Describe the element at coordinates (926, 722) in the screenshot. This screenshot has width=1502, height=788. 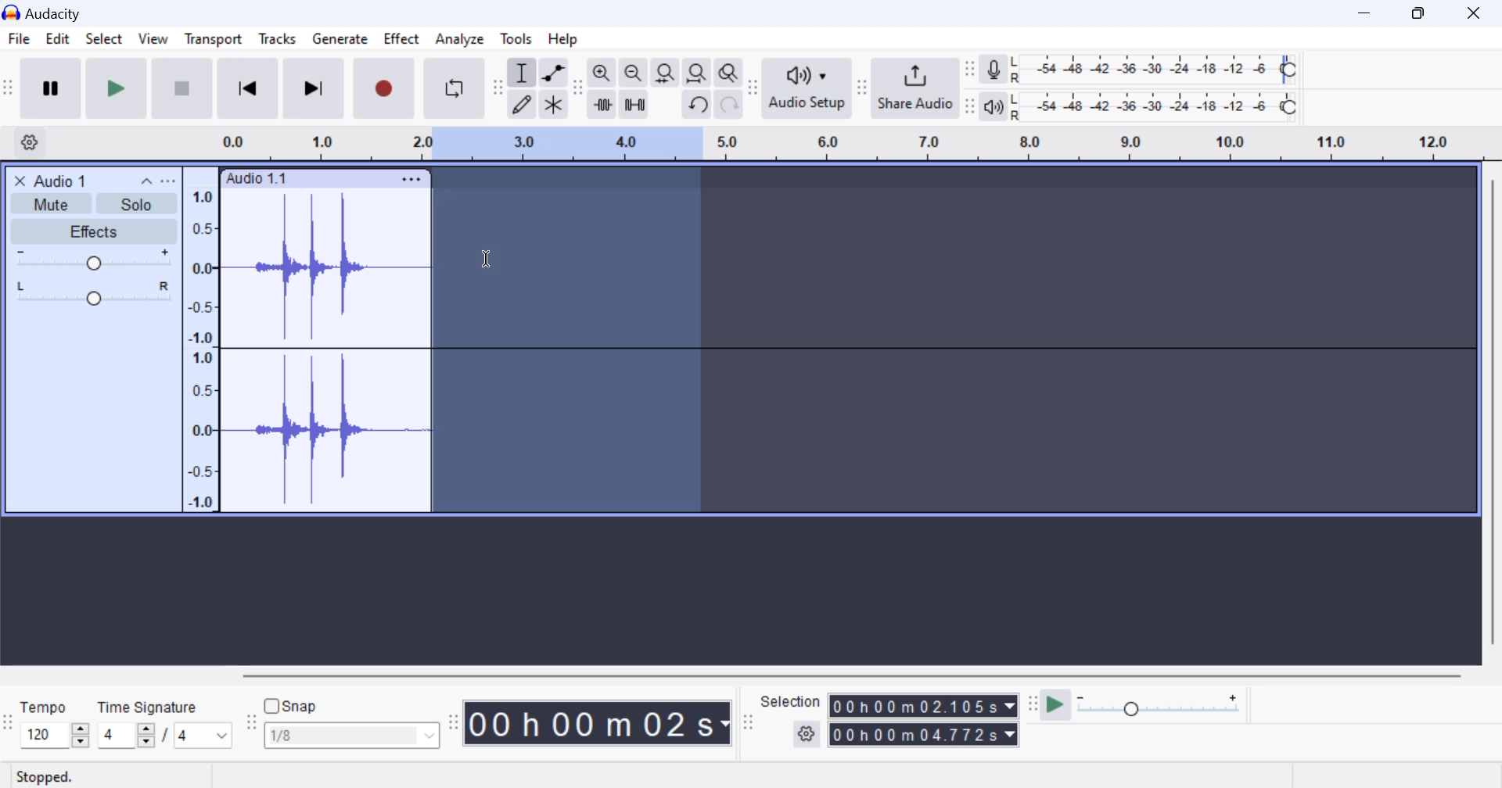
I see `Selected Clip Length` at that location.